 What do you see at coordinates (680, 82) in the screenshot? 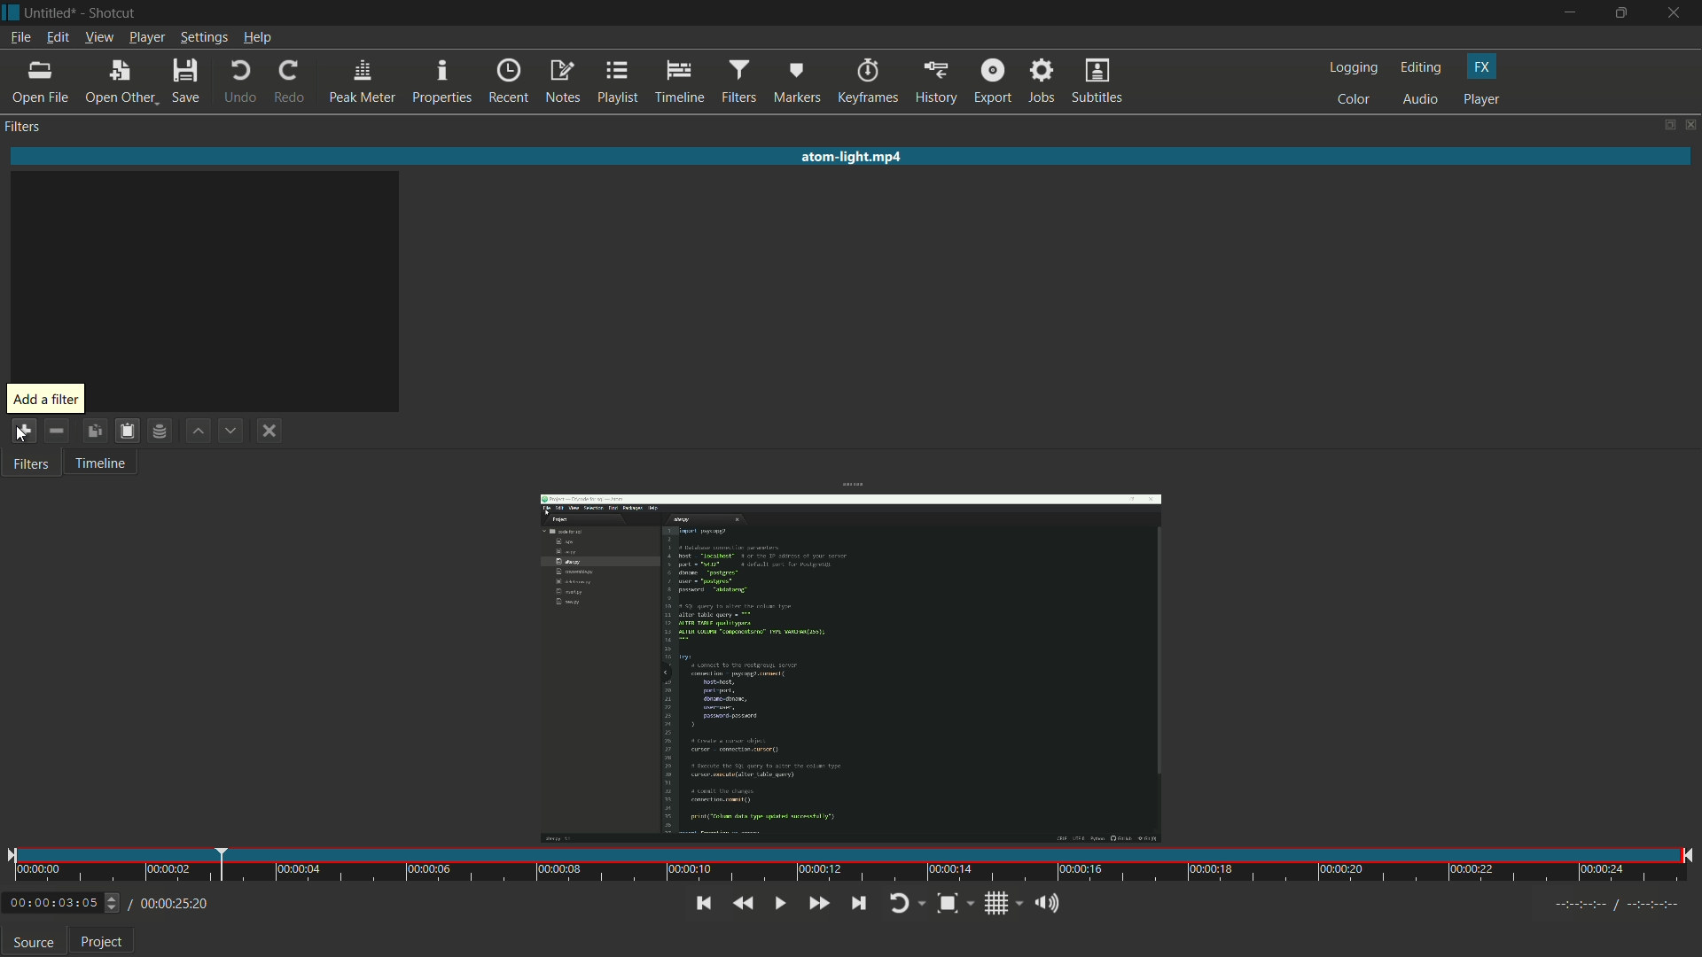
I see `timeline` at bounding box center [680, 82].